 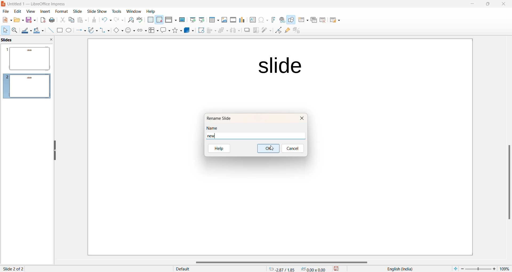 What do you see at coordinates (506, 268) in the screenshot?
I see `zoom percentage` at bounding box center [506, 268].